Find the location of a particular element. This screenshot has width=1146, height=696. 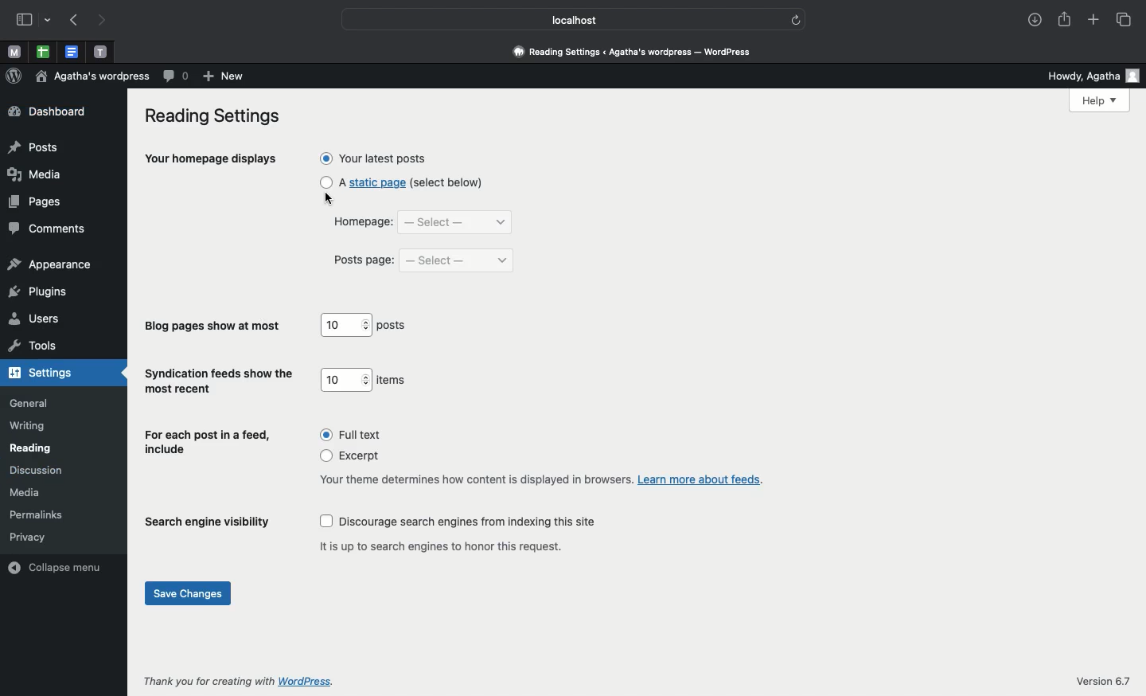

Localhost is located at coordinates (565, 20).